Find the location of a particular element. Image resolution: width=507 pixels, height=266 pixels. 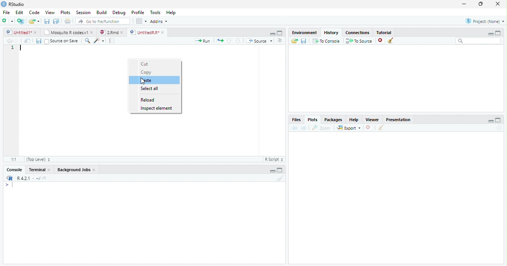

Packages is located at coordinates (334, 120).